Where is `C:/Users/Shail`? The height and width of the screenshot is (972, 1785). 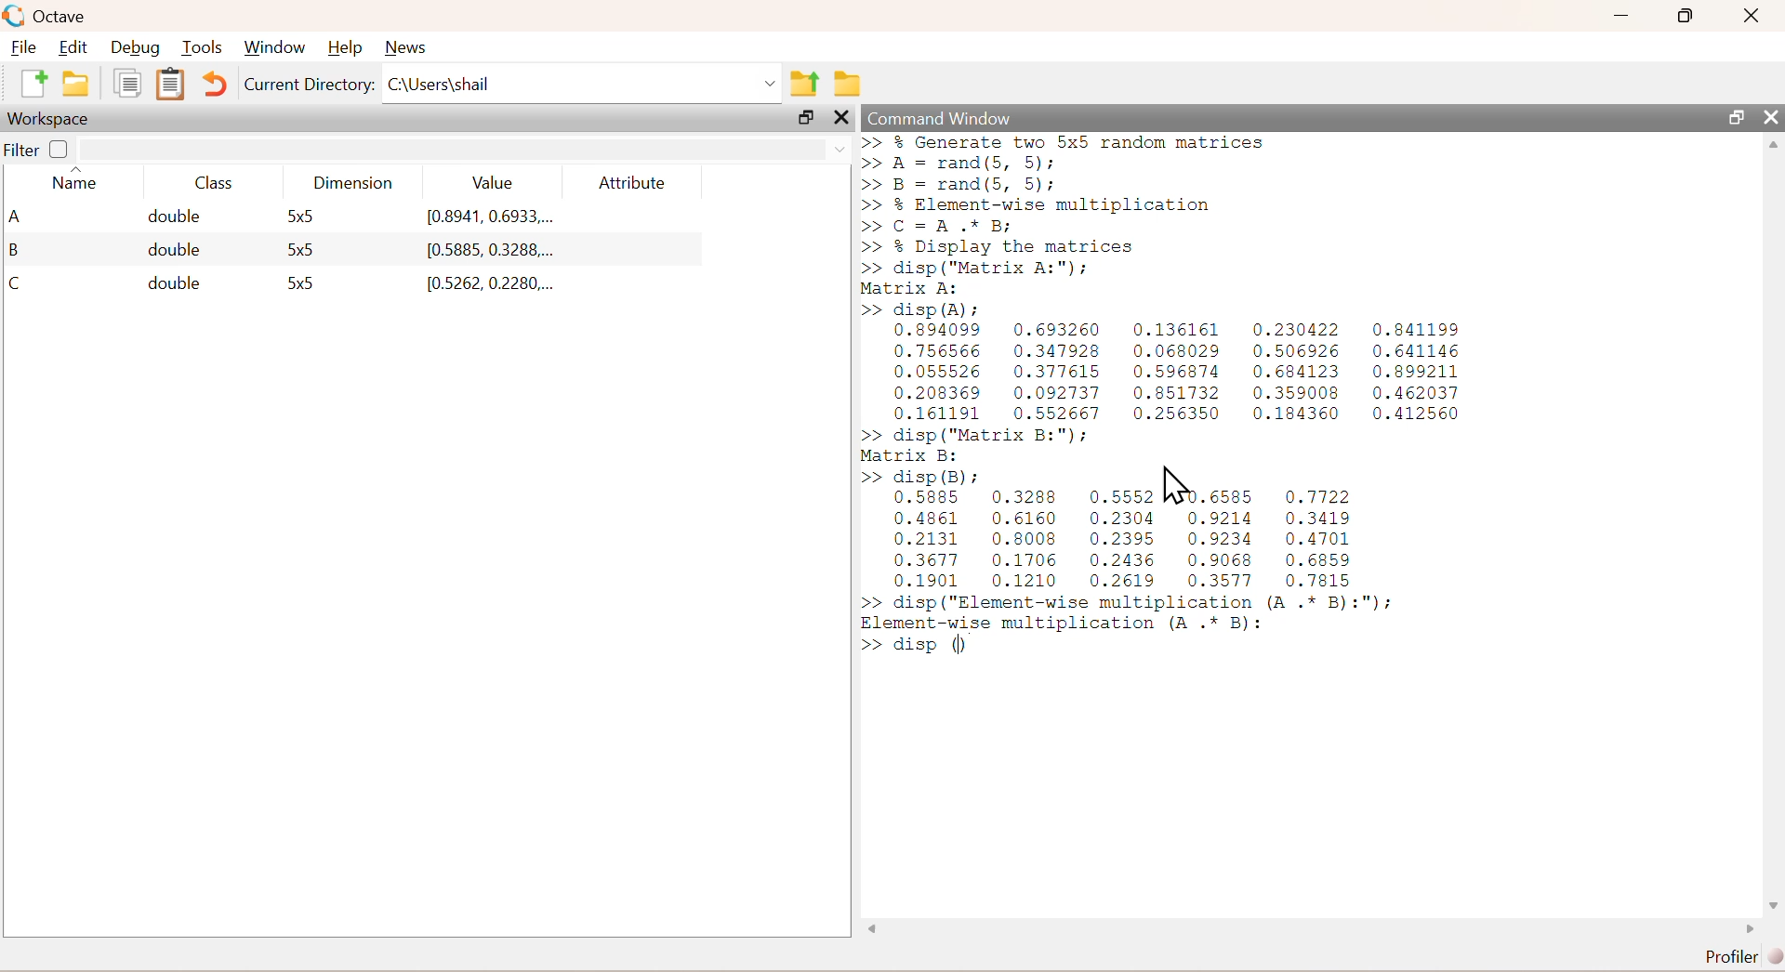 C:/Users/Shail is located at coordinates (581, 86).